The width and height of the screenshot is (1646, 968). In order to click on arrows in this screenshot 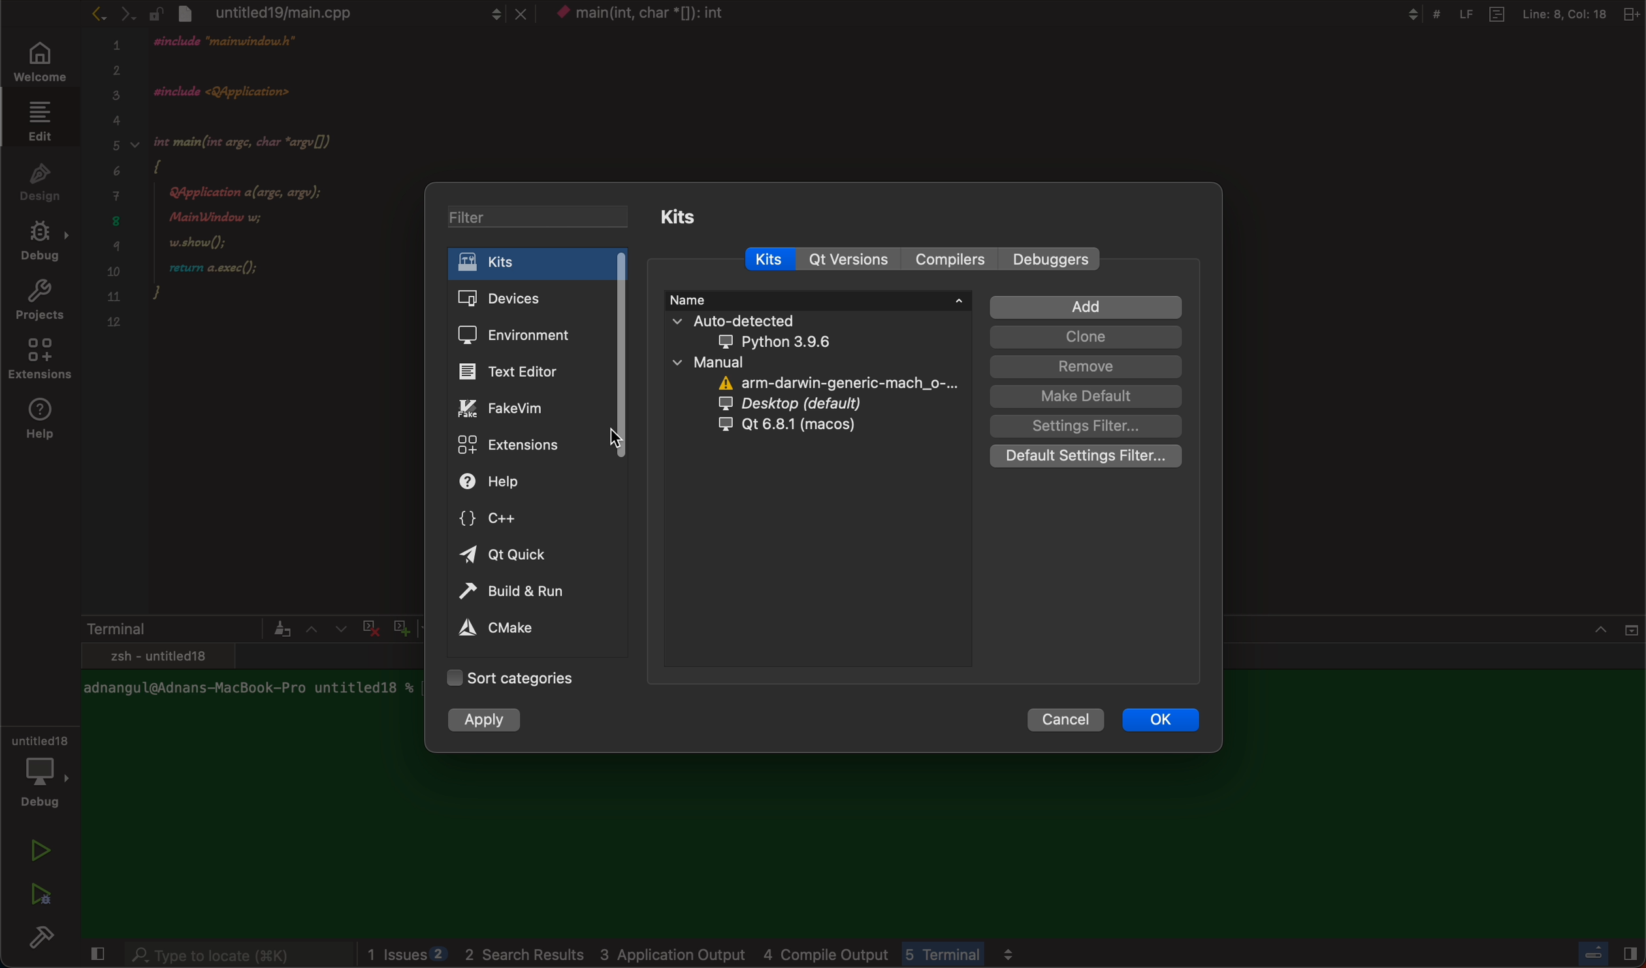, I will do `click(325, 628)`.